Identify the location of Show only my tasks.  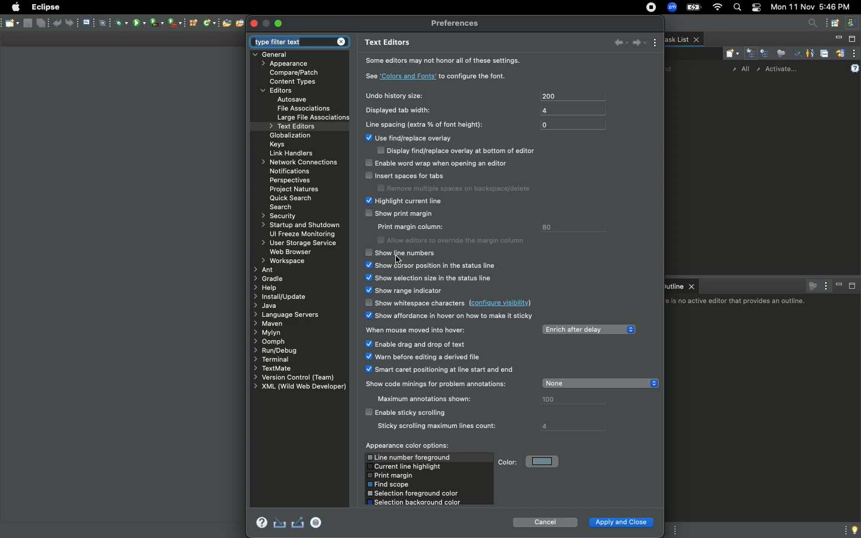
(810, 53).